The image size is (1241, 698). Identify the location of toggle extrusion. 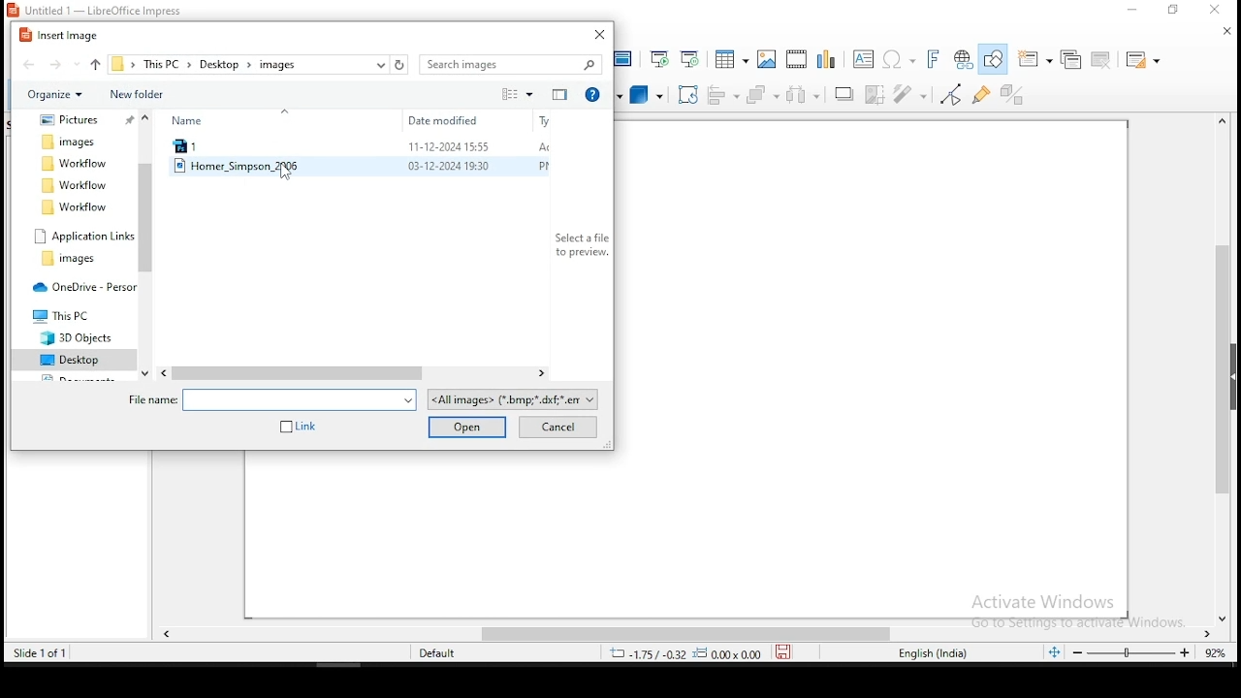
(1013, 96).